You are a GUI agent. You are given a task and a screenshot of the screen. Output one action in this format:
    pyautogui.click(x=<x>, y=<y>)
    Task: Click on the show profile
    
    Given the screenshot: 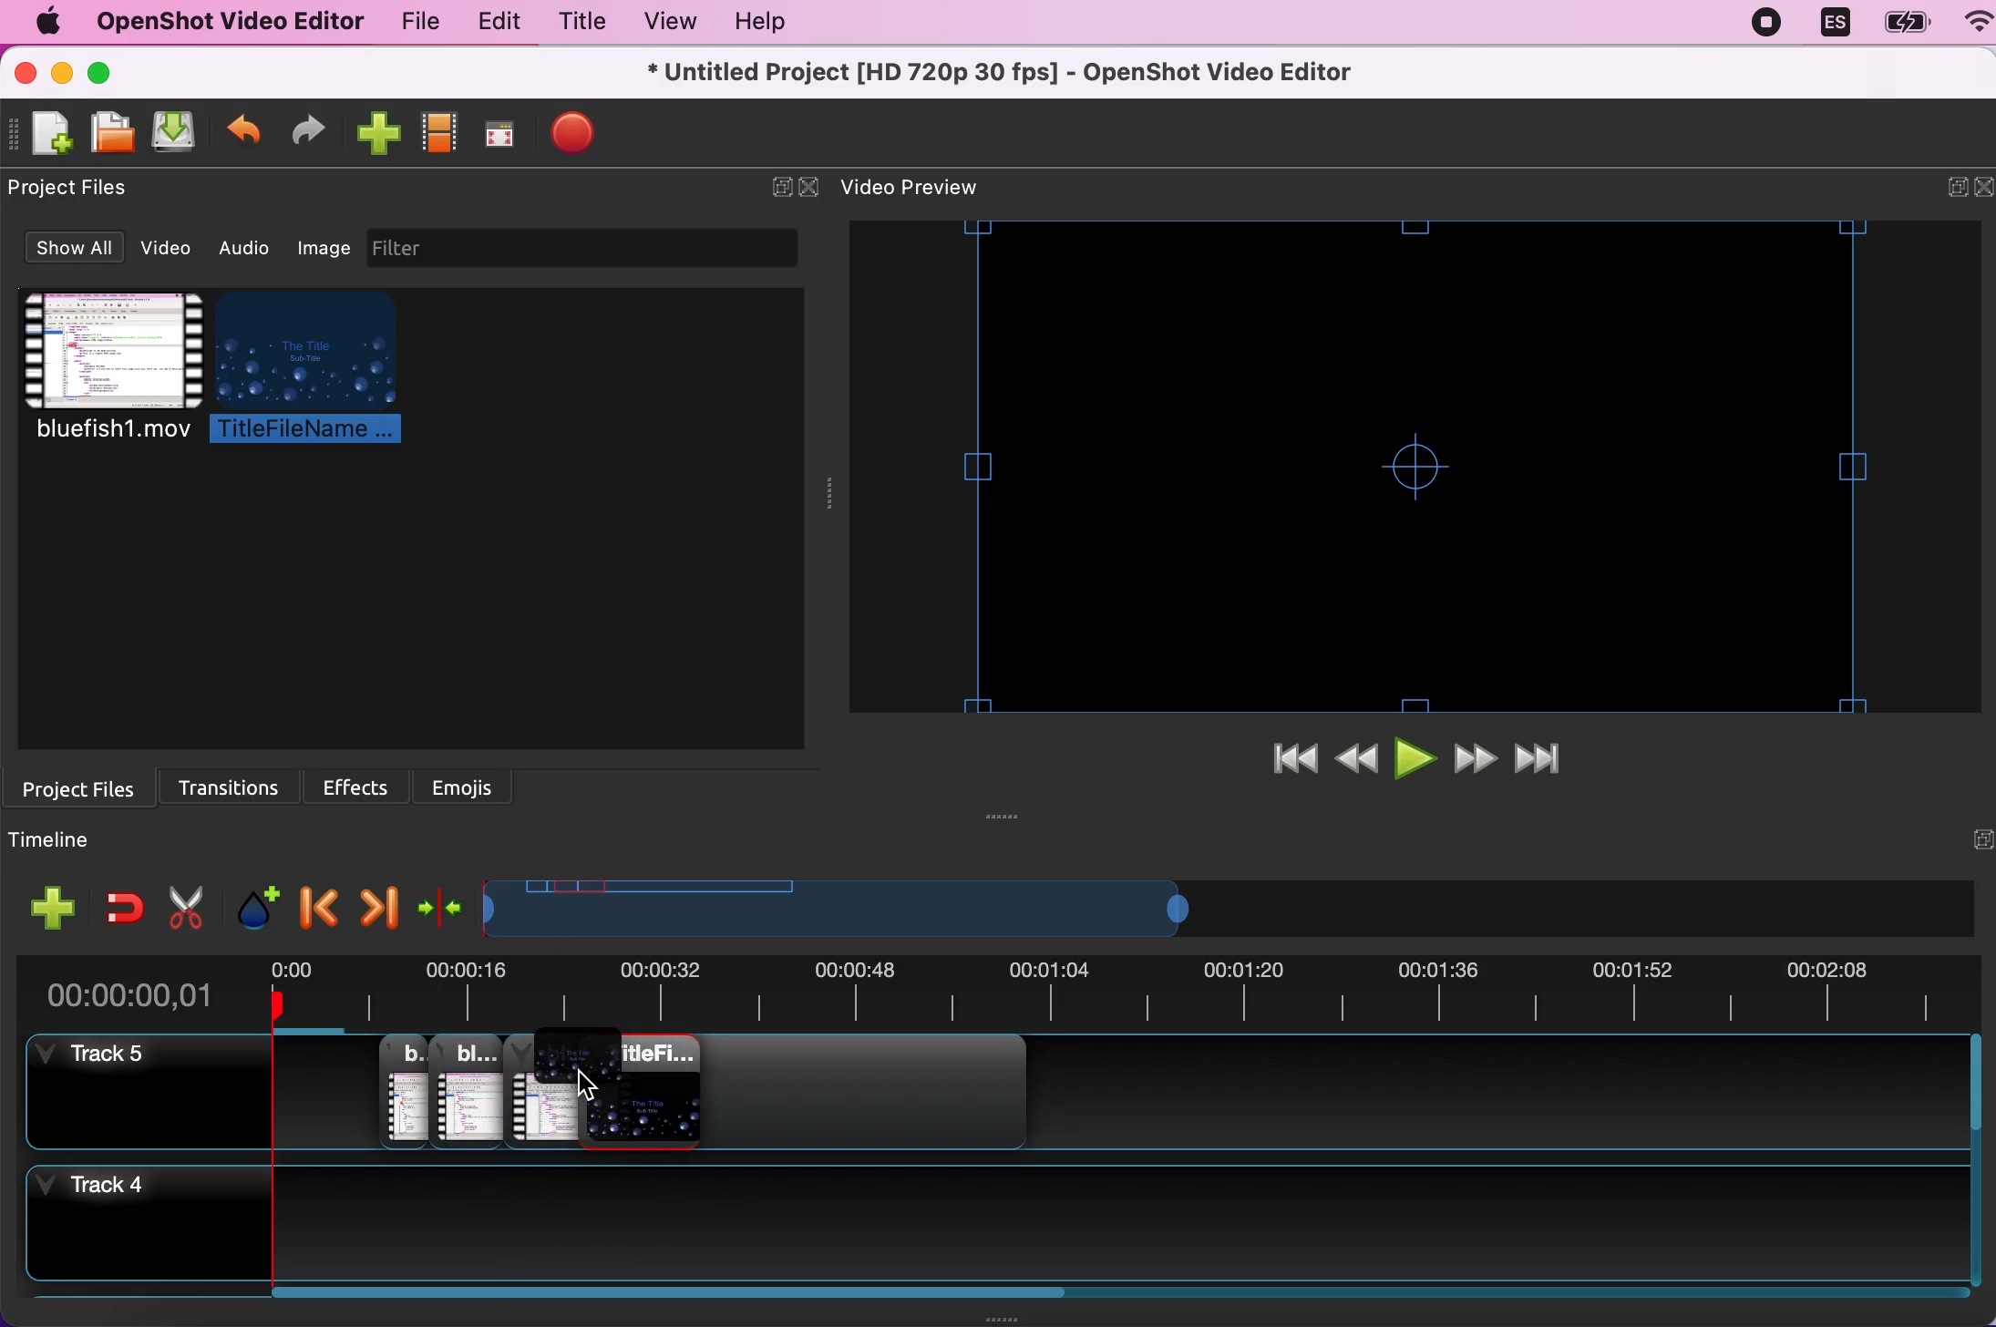 What is the action you would take?
    pyautogui.click(x=437, y=139)
    